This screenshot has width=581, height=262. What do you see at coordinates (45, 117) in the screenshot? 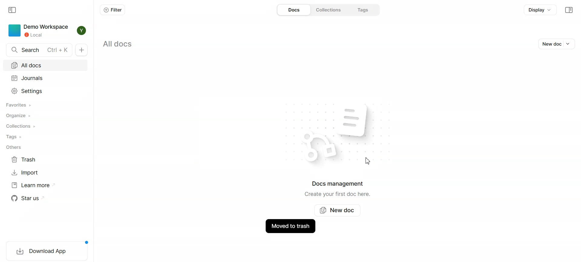
I see `Organize` at bounding box center [45, 117].